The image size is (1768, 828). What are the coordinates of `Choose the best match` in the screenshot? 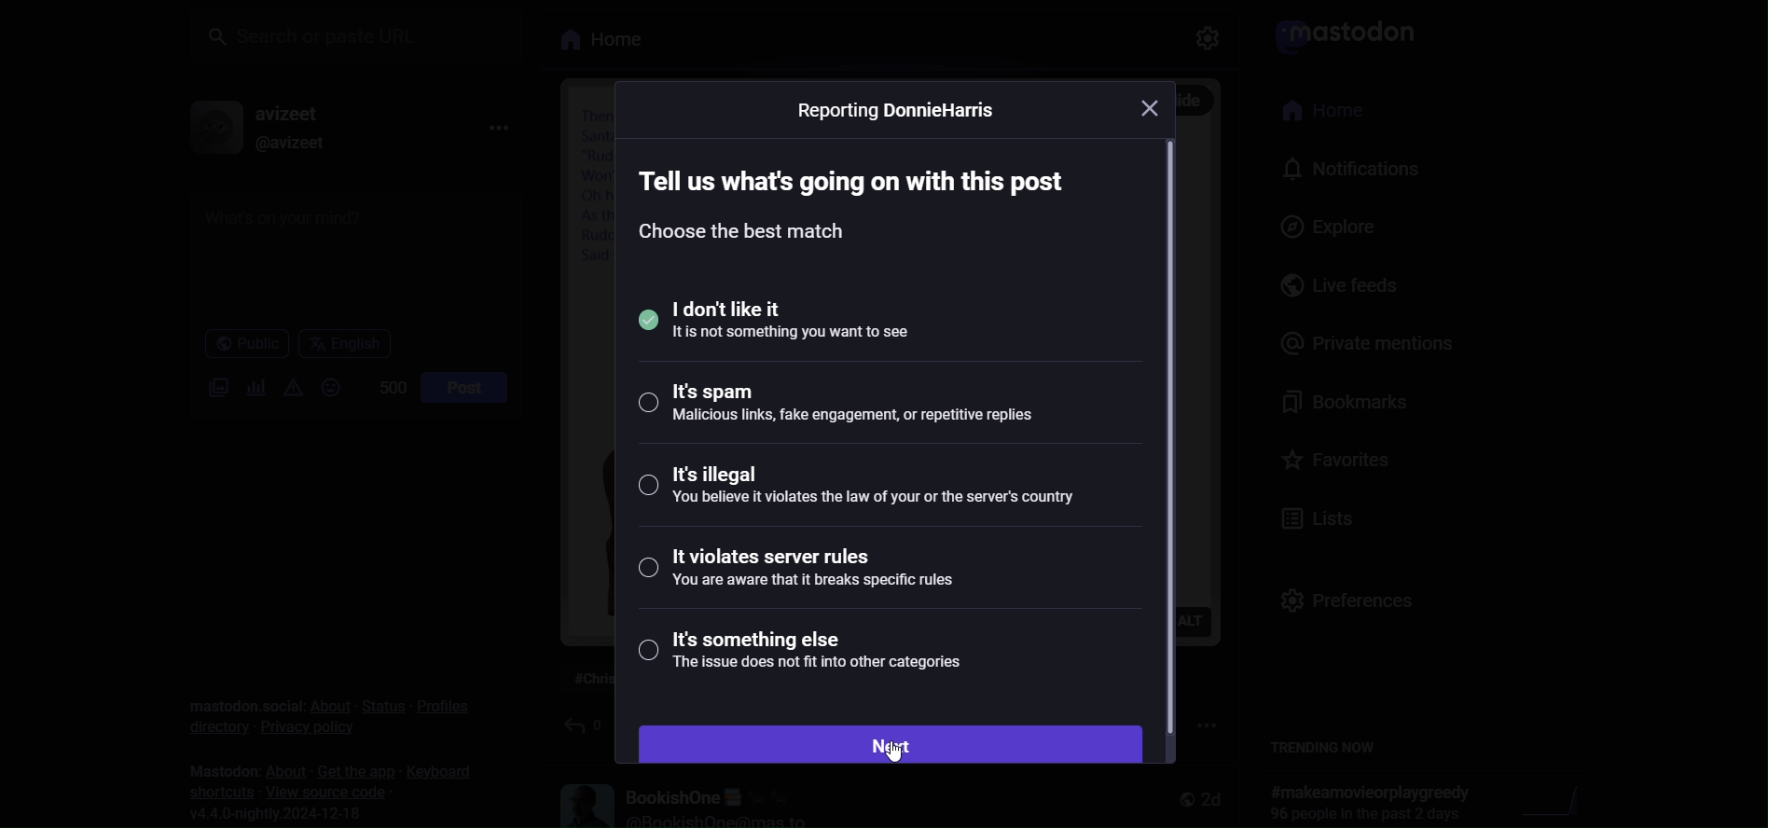 It's located at (748, 236).